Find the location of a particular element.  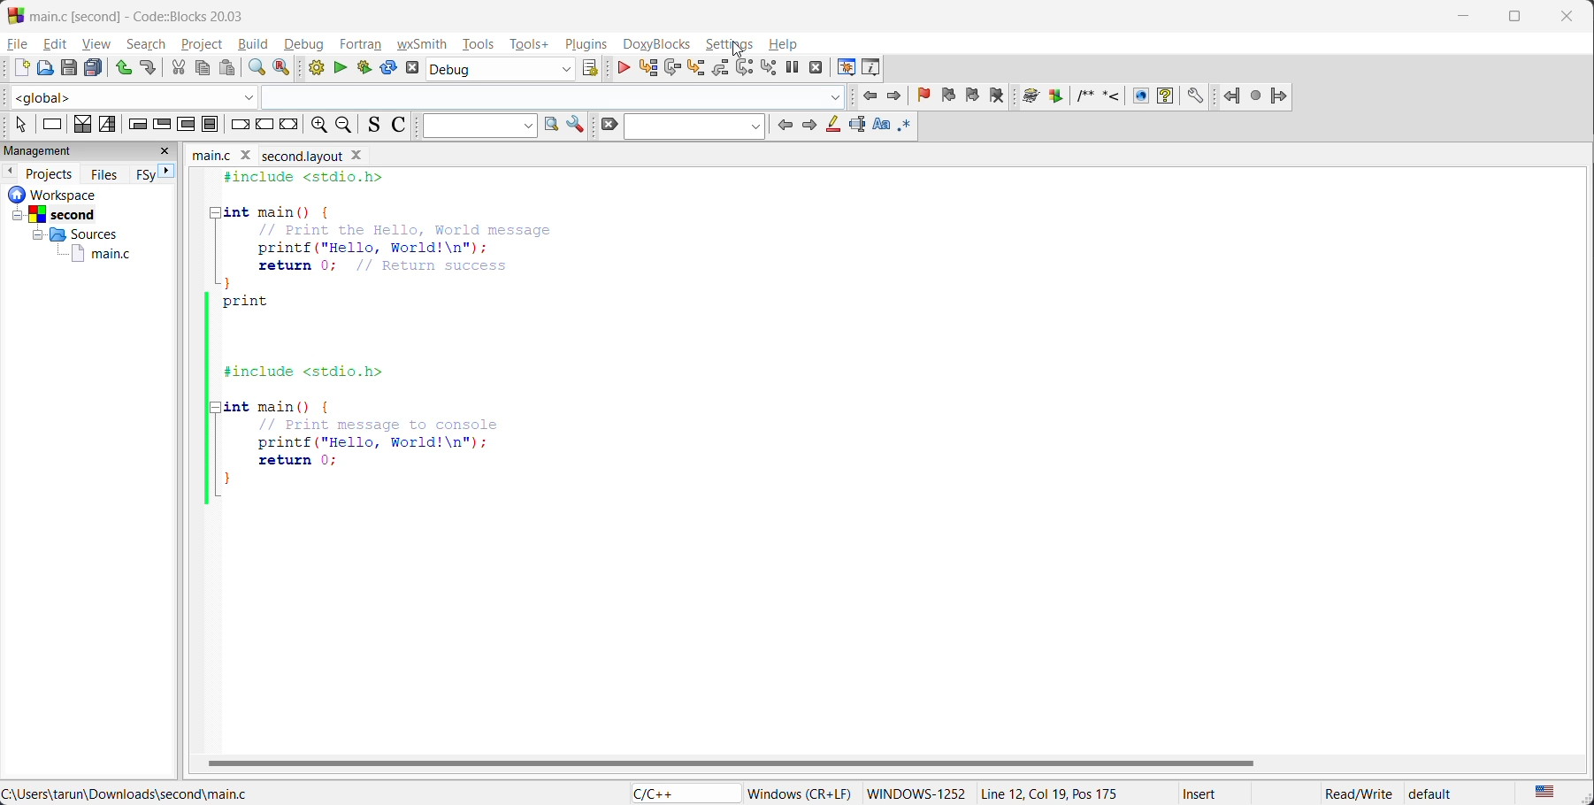

file location is located at coordinates (134, 793).